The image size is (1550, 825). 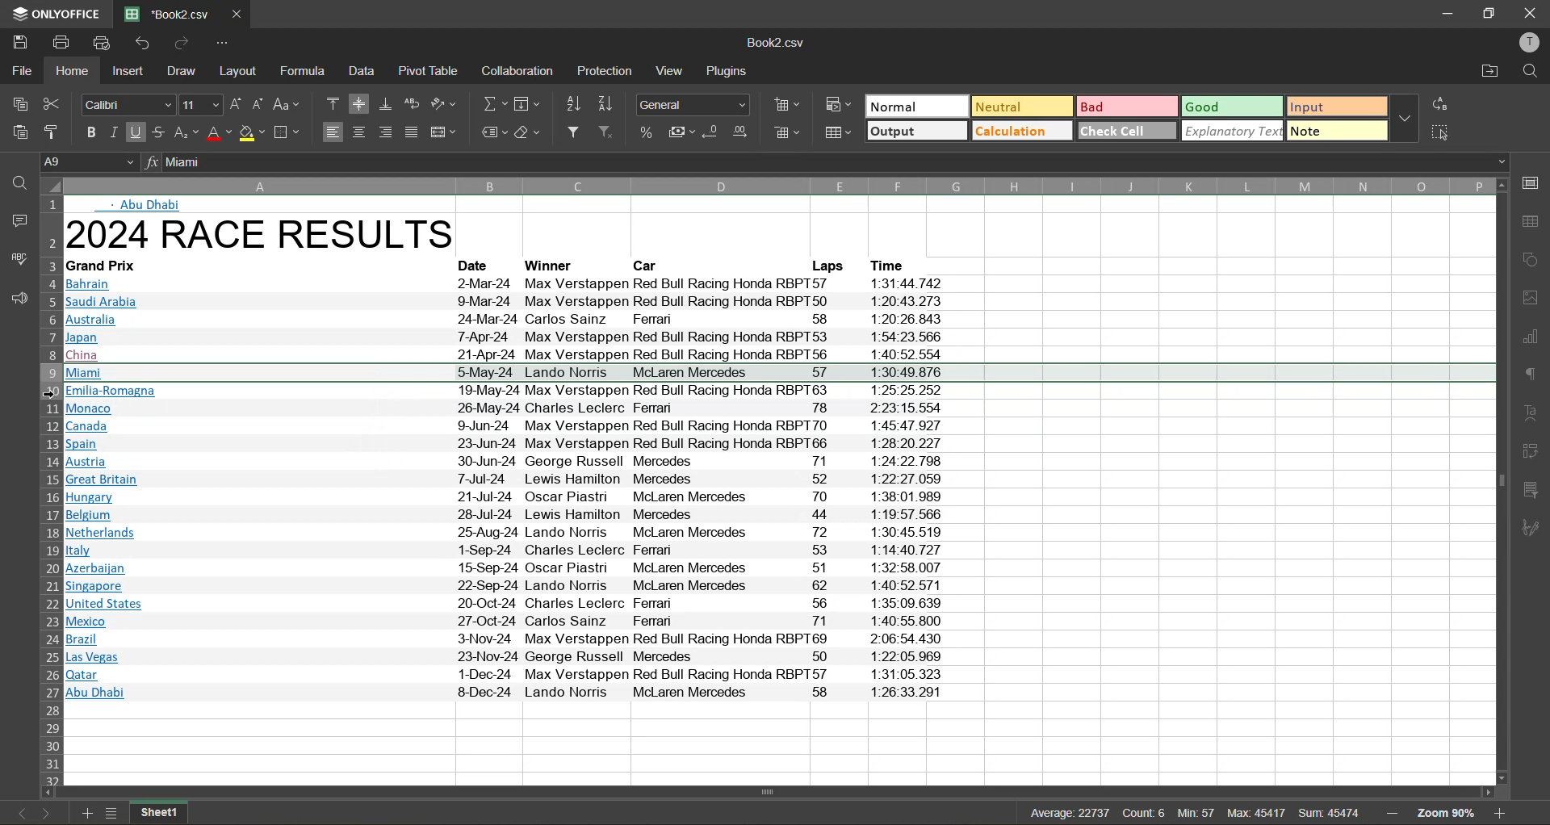 What do you see at coordinates (509, 303) in the screenshot?
I see `Saudi Arabia 9-Mar-24 Max Verstappen Red Bull Racing Honda RBPT50 1:20:43.273` at bounding box center [509, 303].